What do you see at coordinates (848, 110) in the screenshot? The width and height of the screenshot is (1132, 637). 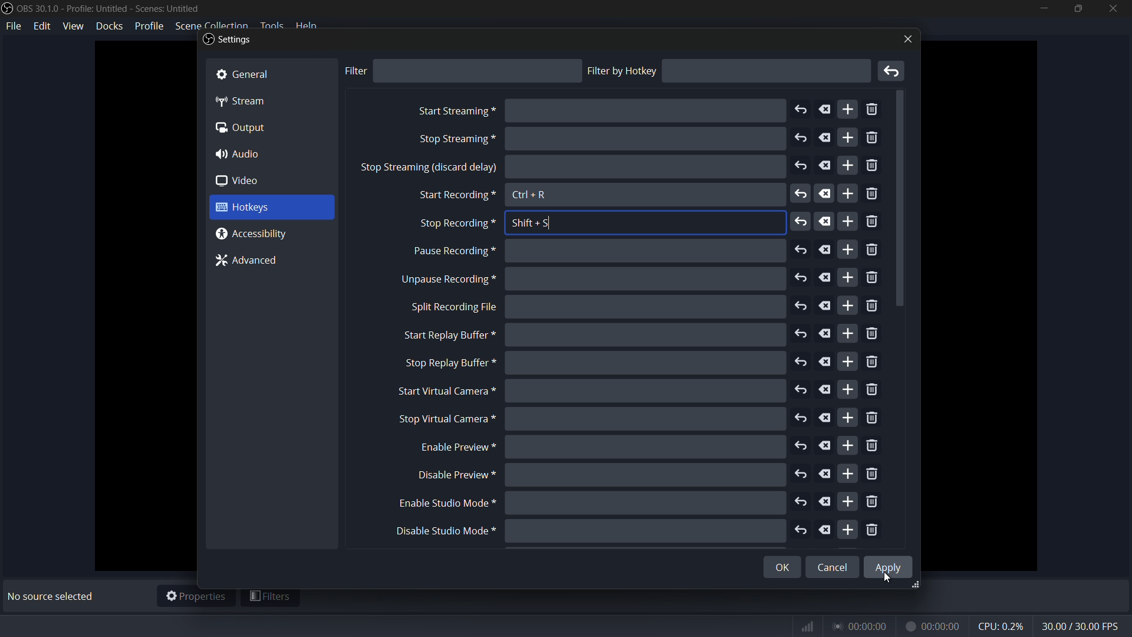 I see `add more` at bounding box center [848, 110].